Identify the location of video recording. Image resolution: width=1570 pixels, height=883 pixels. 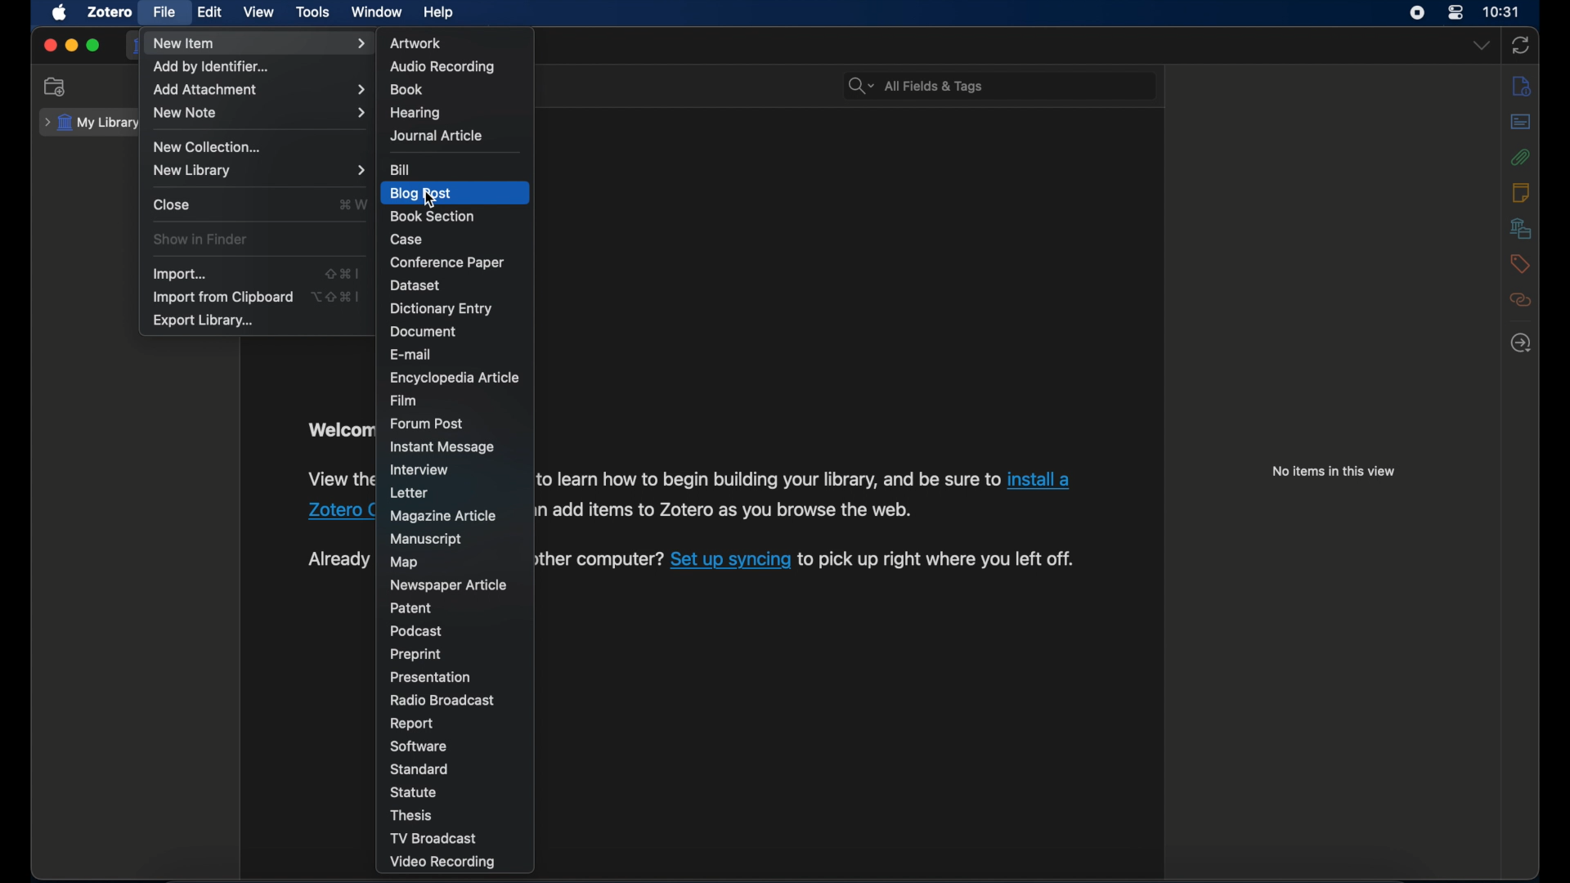
(446, 863).